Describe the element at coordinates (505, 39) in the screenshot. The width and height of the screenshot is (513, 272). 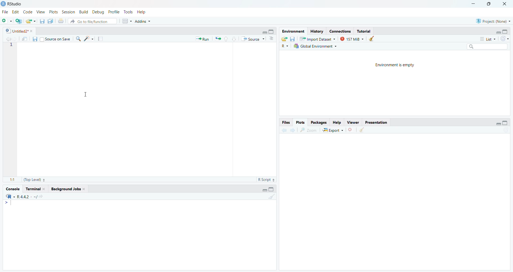
I see `refresh the list of objects in the environment` at that location.